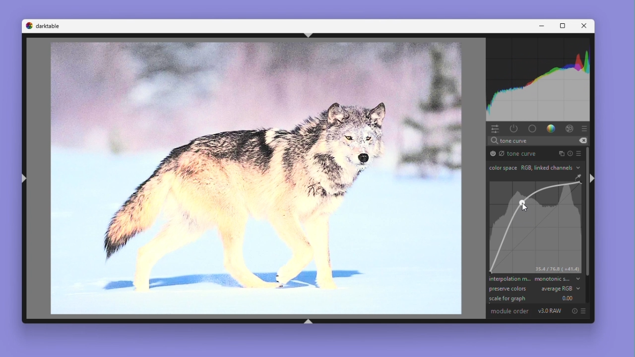 The image size is (635, 357). Describe the element at coordinates (583, 311) in the screenshot. I see `preset` at that location.